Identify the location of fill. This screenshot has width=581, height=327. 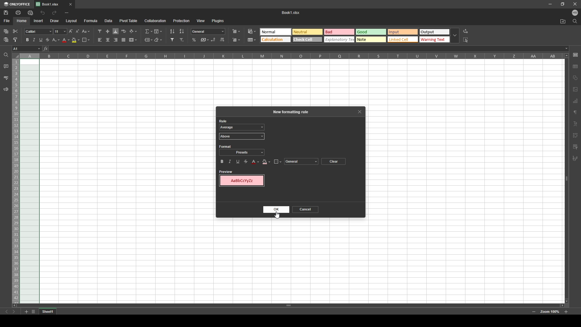
(158, 31).